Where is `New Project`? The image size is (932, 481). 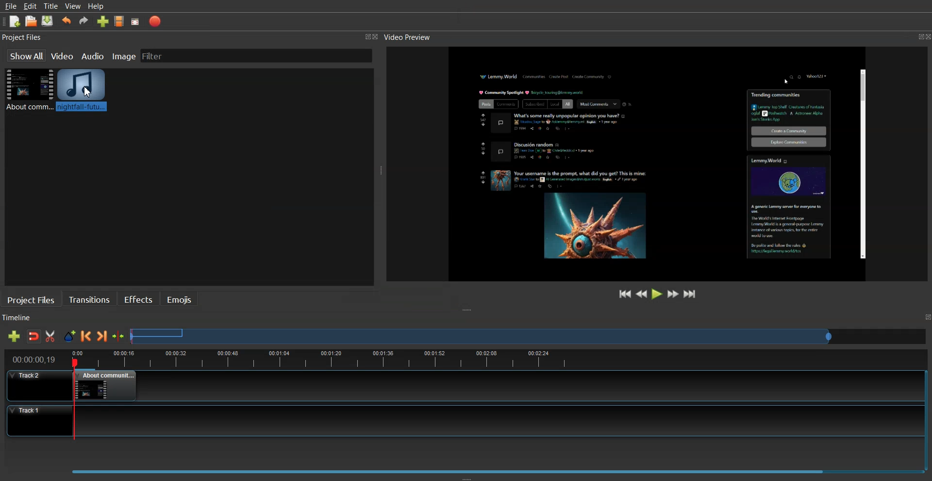 New Project is located at coordinates (15, 22).